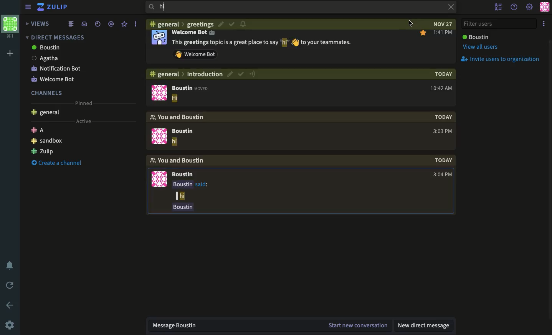  I want to click on Options, so click(544, 24).